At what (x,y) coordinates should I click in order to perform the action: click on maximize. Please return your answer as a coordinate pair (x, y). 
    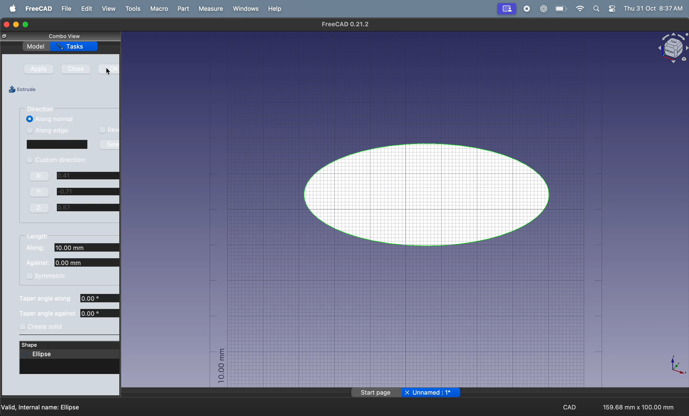
    Looking at the image, I should click on (27, 24).